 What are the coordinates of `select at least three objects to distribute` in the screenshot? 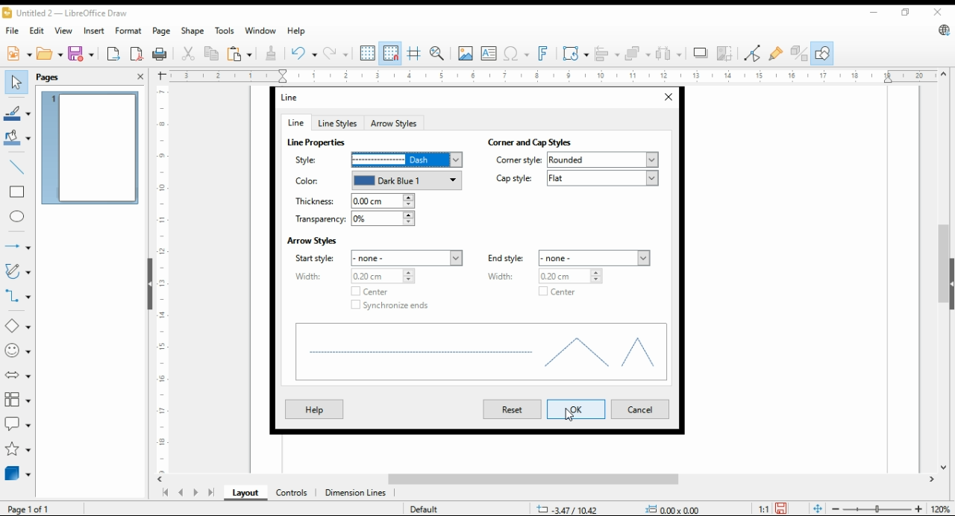 It's located at (668, 54).